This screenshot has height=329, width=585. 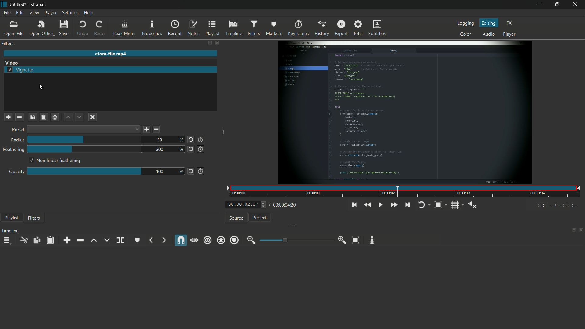 What do you see at coordinates (11, 218) in the screenshot?
I see `playlist` at bounding box center [11, 218].